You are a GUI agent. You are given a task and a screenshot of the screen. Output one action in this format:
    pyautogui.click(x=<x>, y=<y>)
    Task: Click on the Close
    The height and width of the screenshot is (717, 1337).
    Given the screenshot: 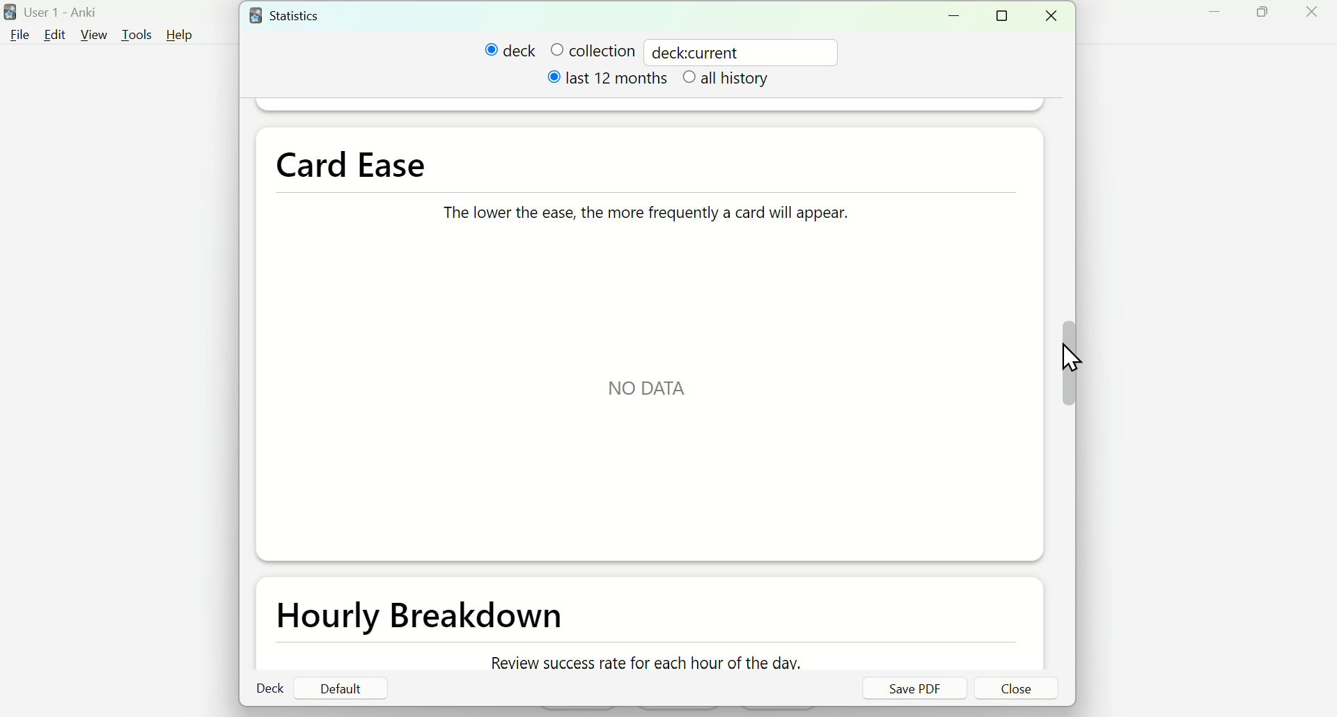 What is the action you would take?
    pyautogui.click(x=1056, y=16)
    